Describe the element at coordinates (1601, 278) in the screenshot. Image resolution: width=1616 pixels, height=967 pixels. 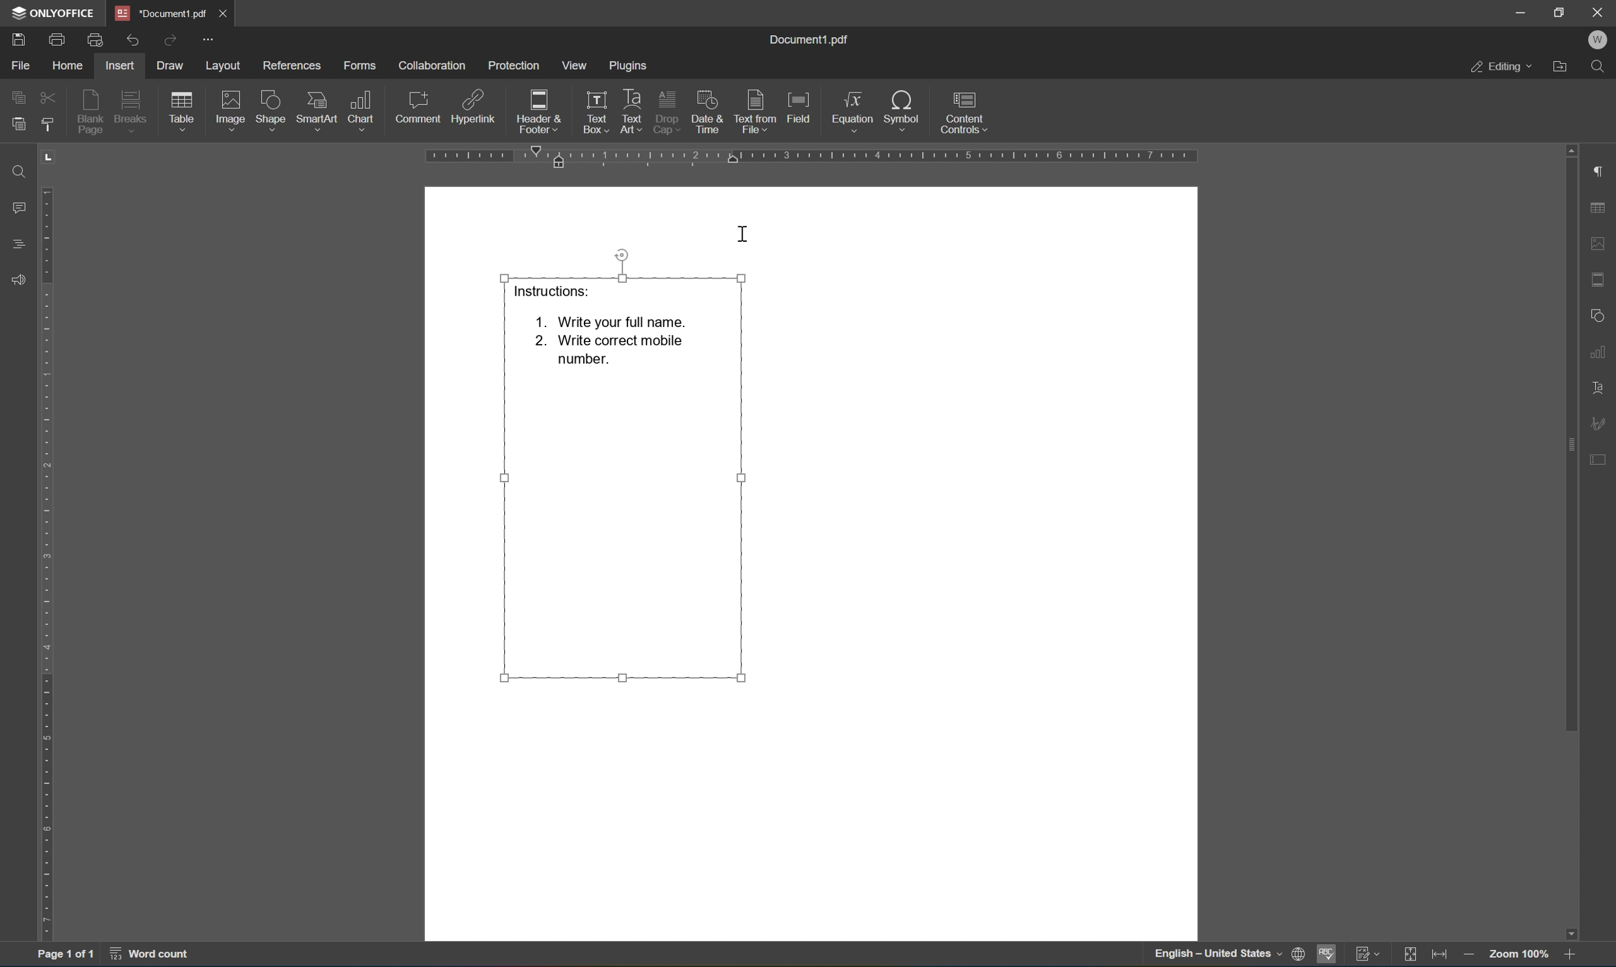
I see `Header and footer settings` at that location.